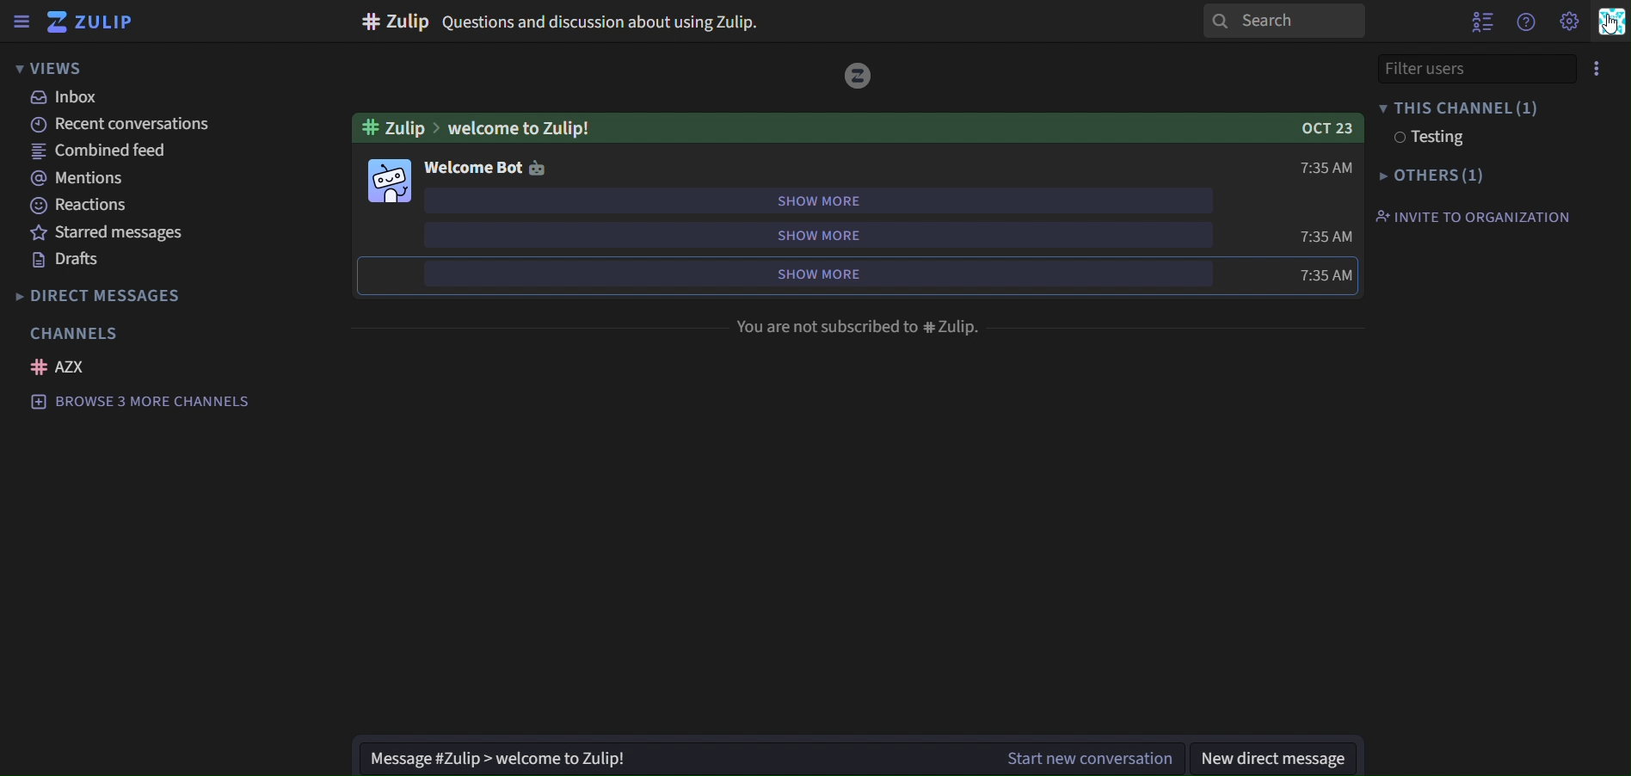 This screenshot has height=776, width=1631. Describe the element at coordinates (21, 19) in the screenshot. I see `sidebar` at that location.